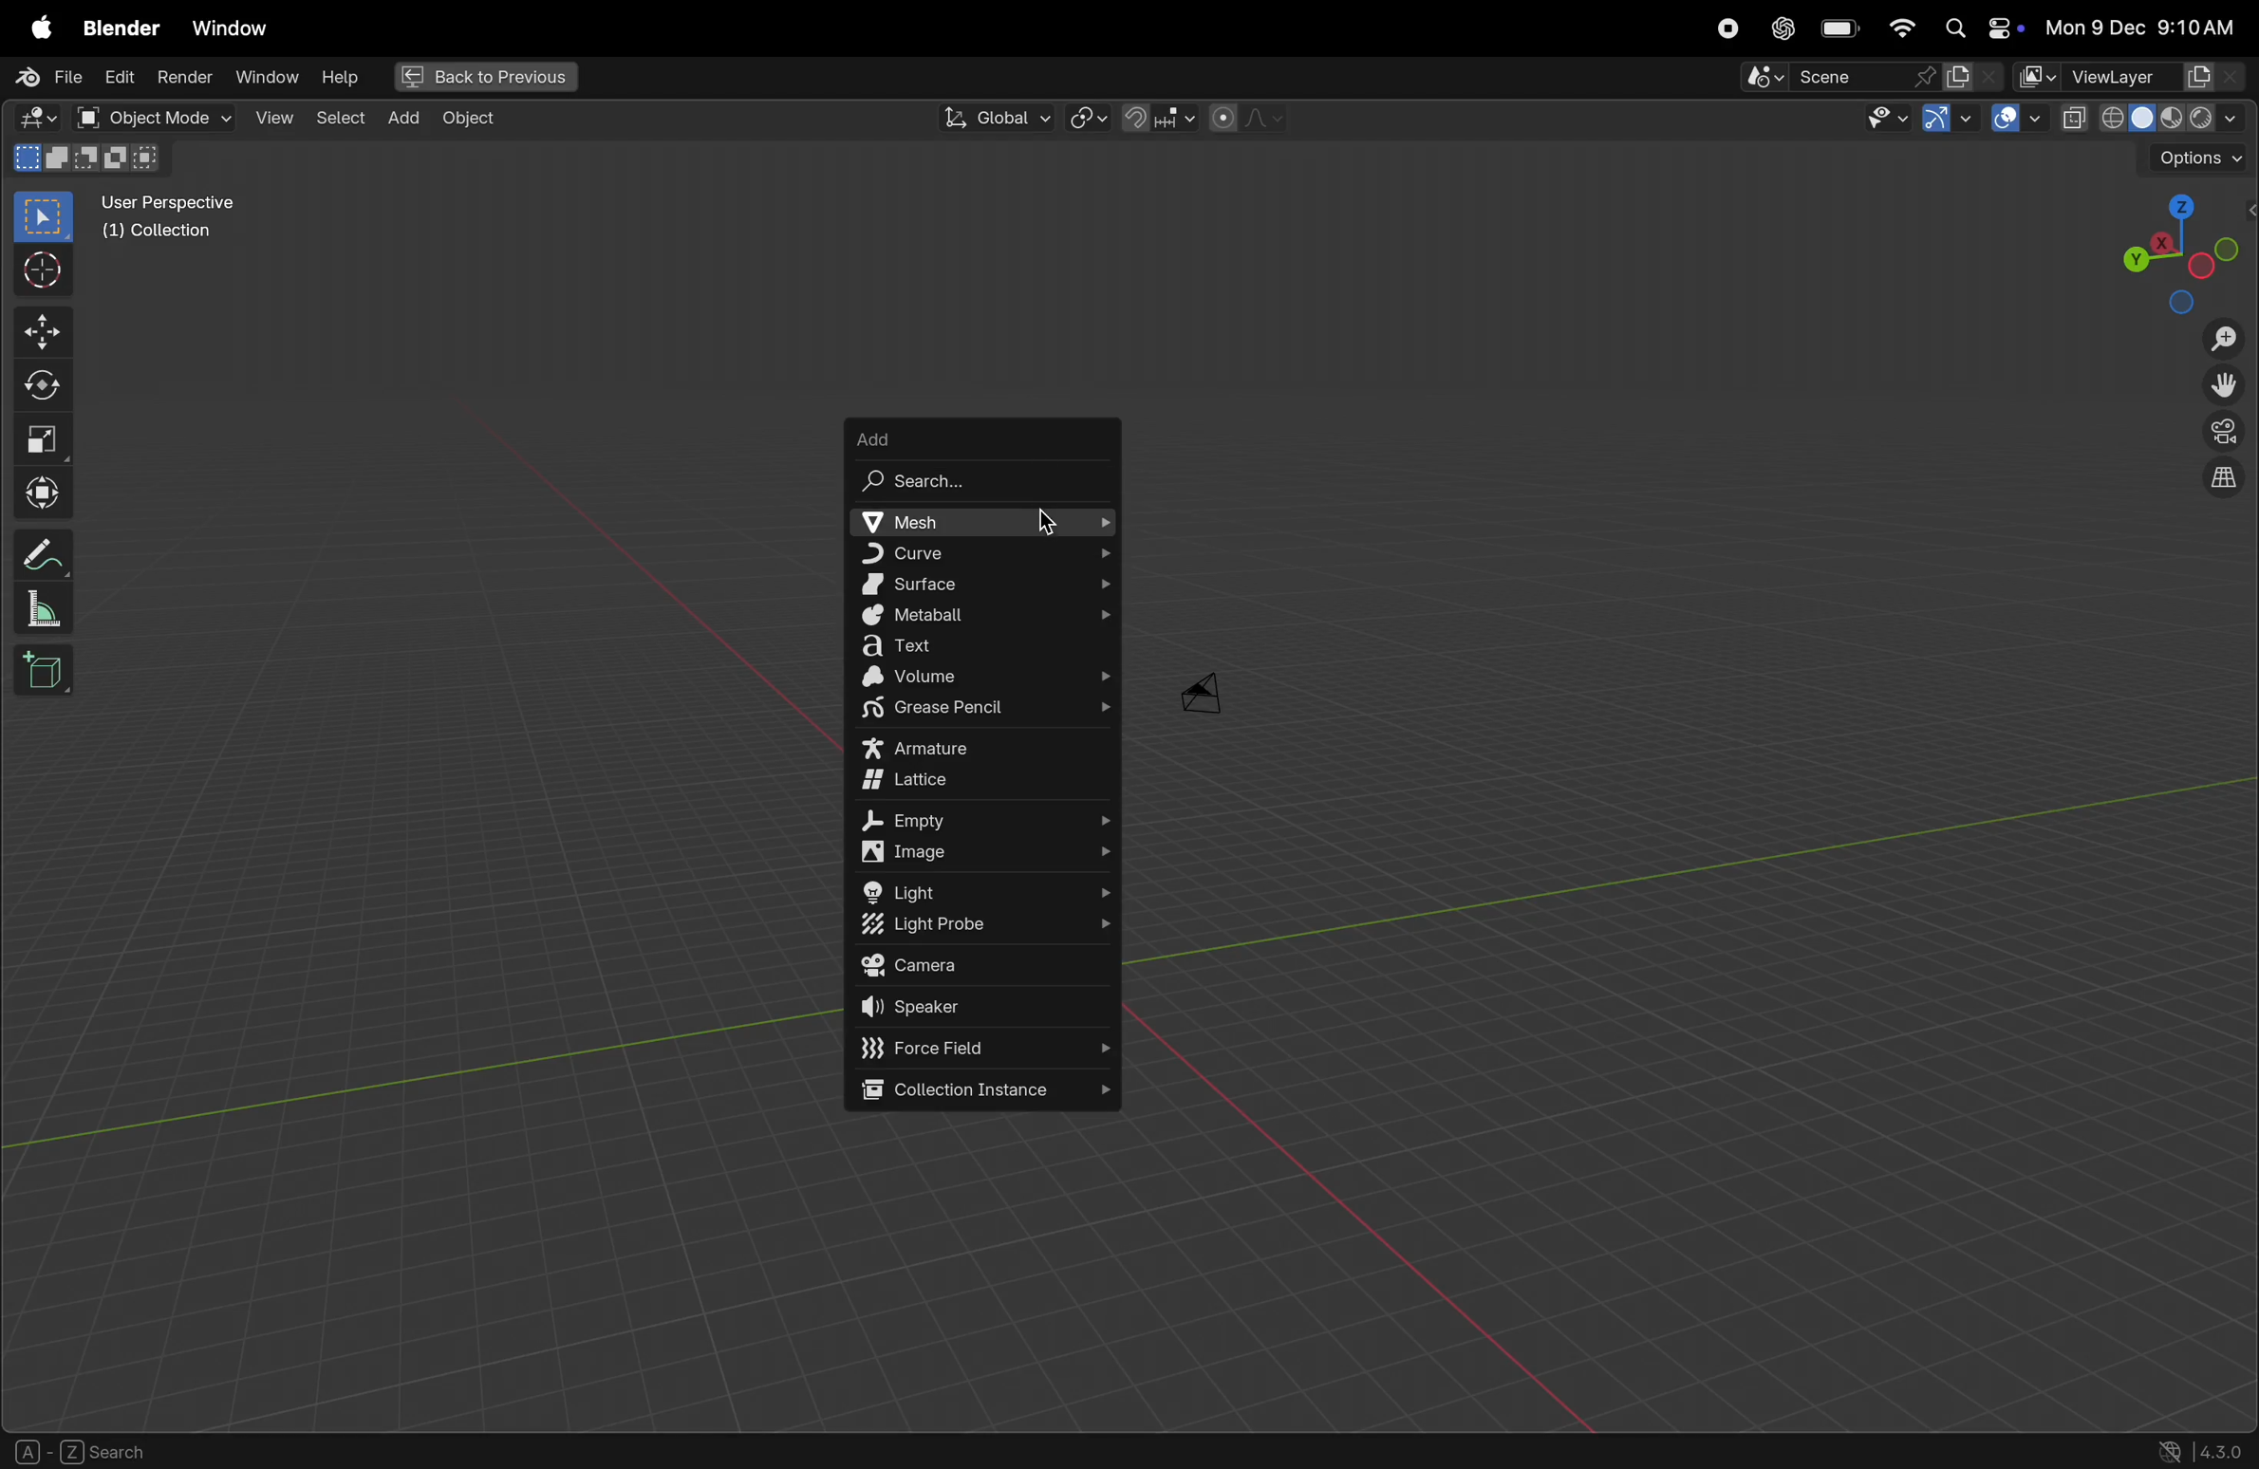  What do you see at coordinates (46, 550) in the screenshot?
I see `annotate` at bounding box center [46, 550].